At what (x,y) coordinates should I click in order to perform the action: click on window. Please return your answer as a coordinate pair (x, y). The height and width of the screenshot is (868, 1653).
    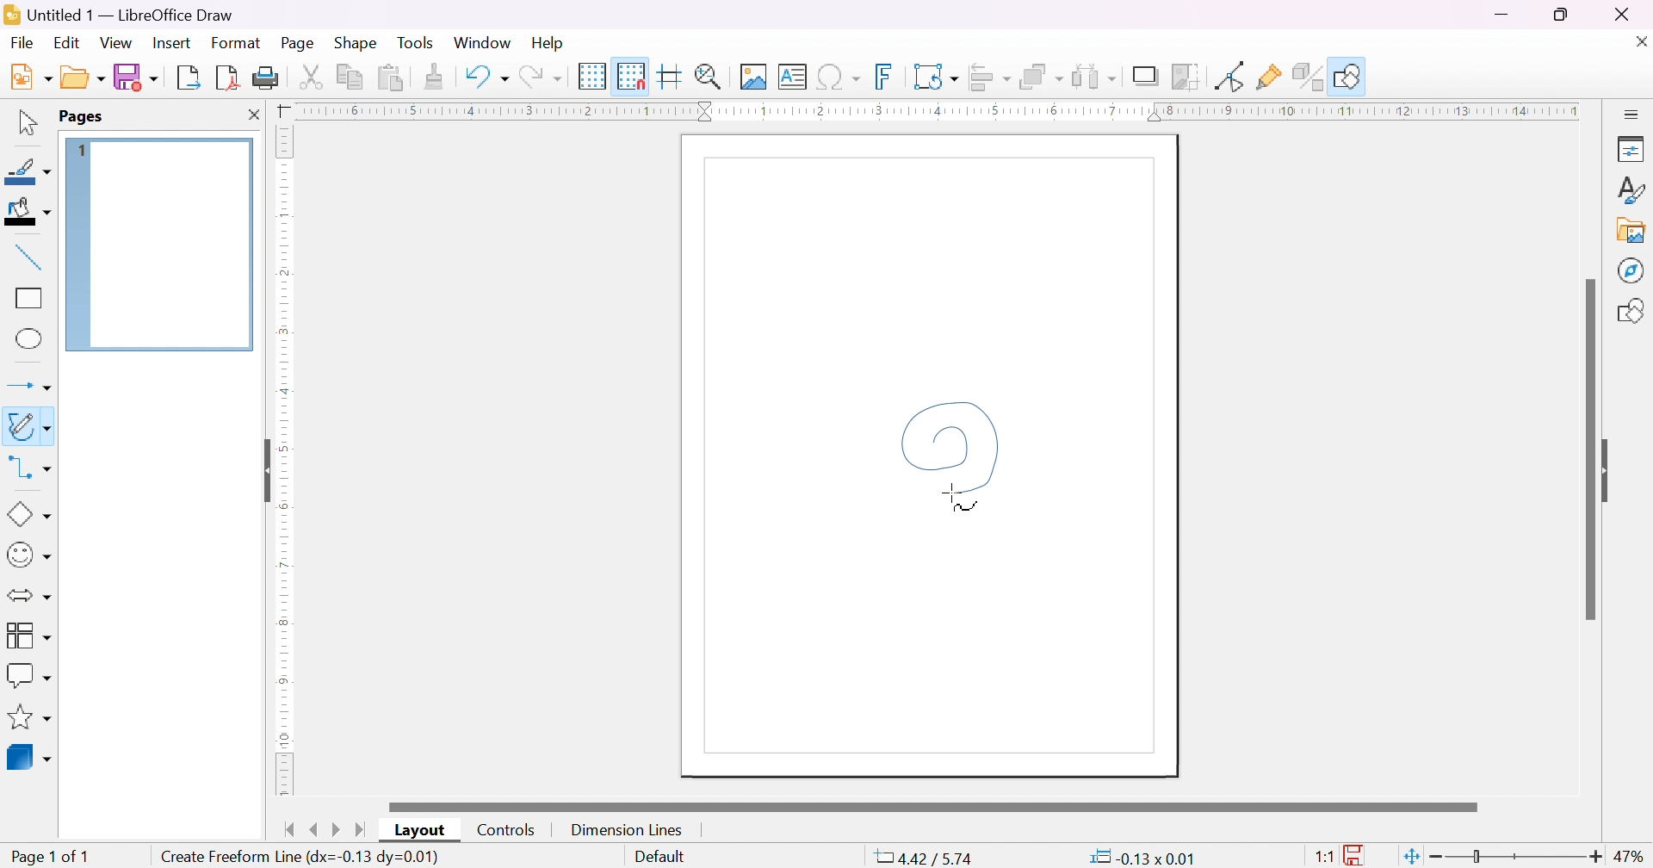
    Looking at the image, I should click on (481, 42).